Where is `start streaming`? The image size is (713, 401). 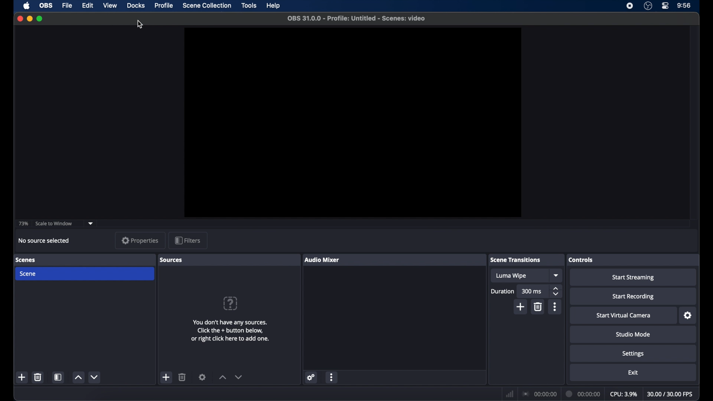
start streaming is located at coordinates (633, 277).